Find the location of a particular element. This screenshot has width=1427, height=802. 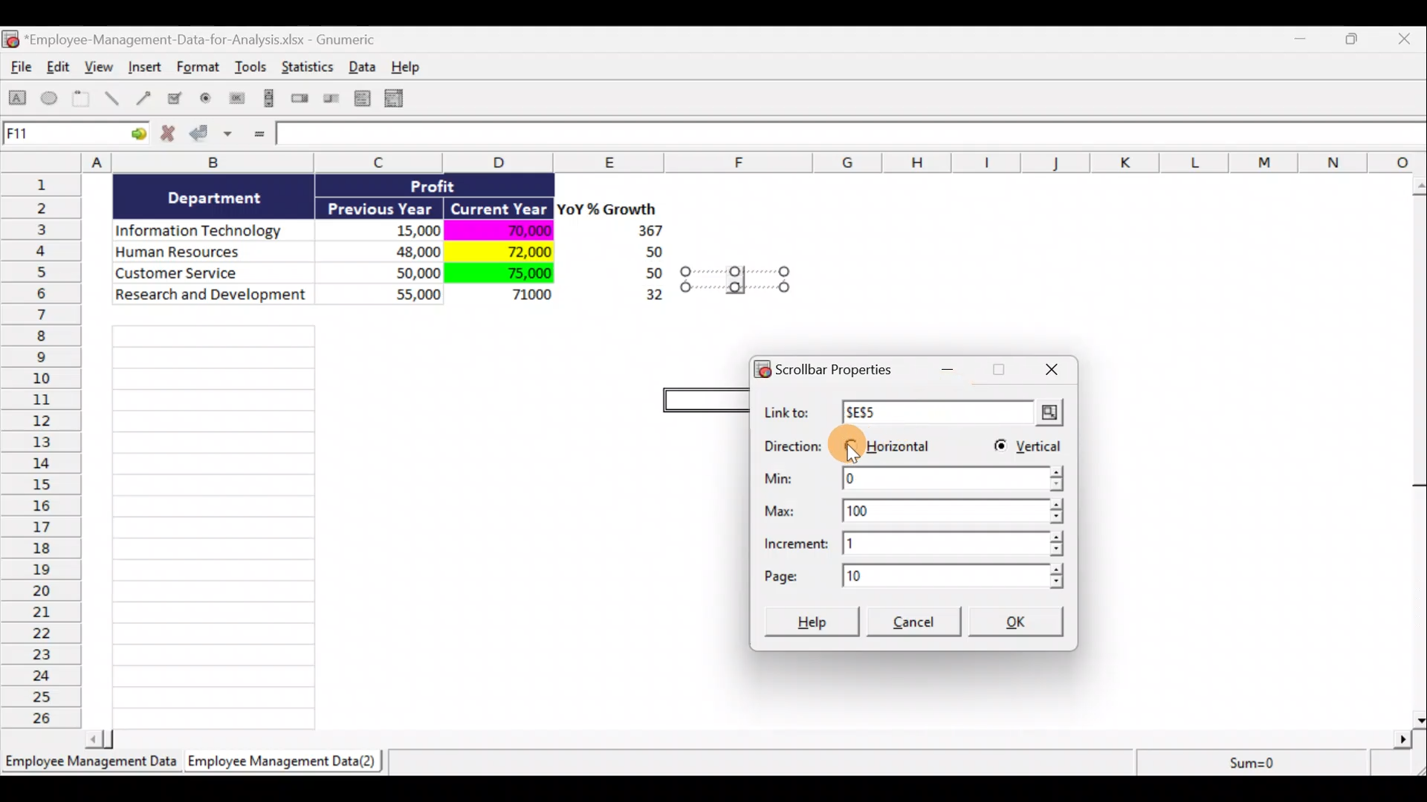

Document name is located at coordinates (197, 41).